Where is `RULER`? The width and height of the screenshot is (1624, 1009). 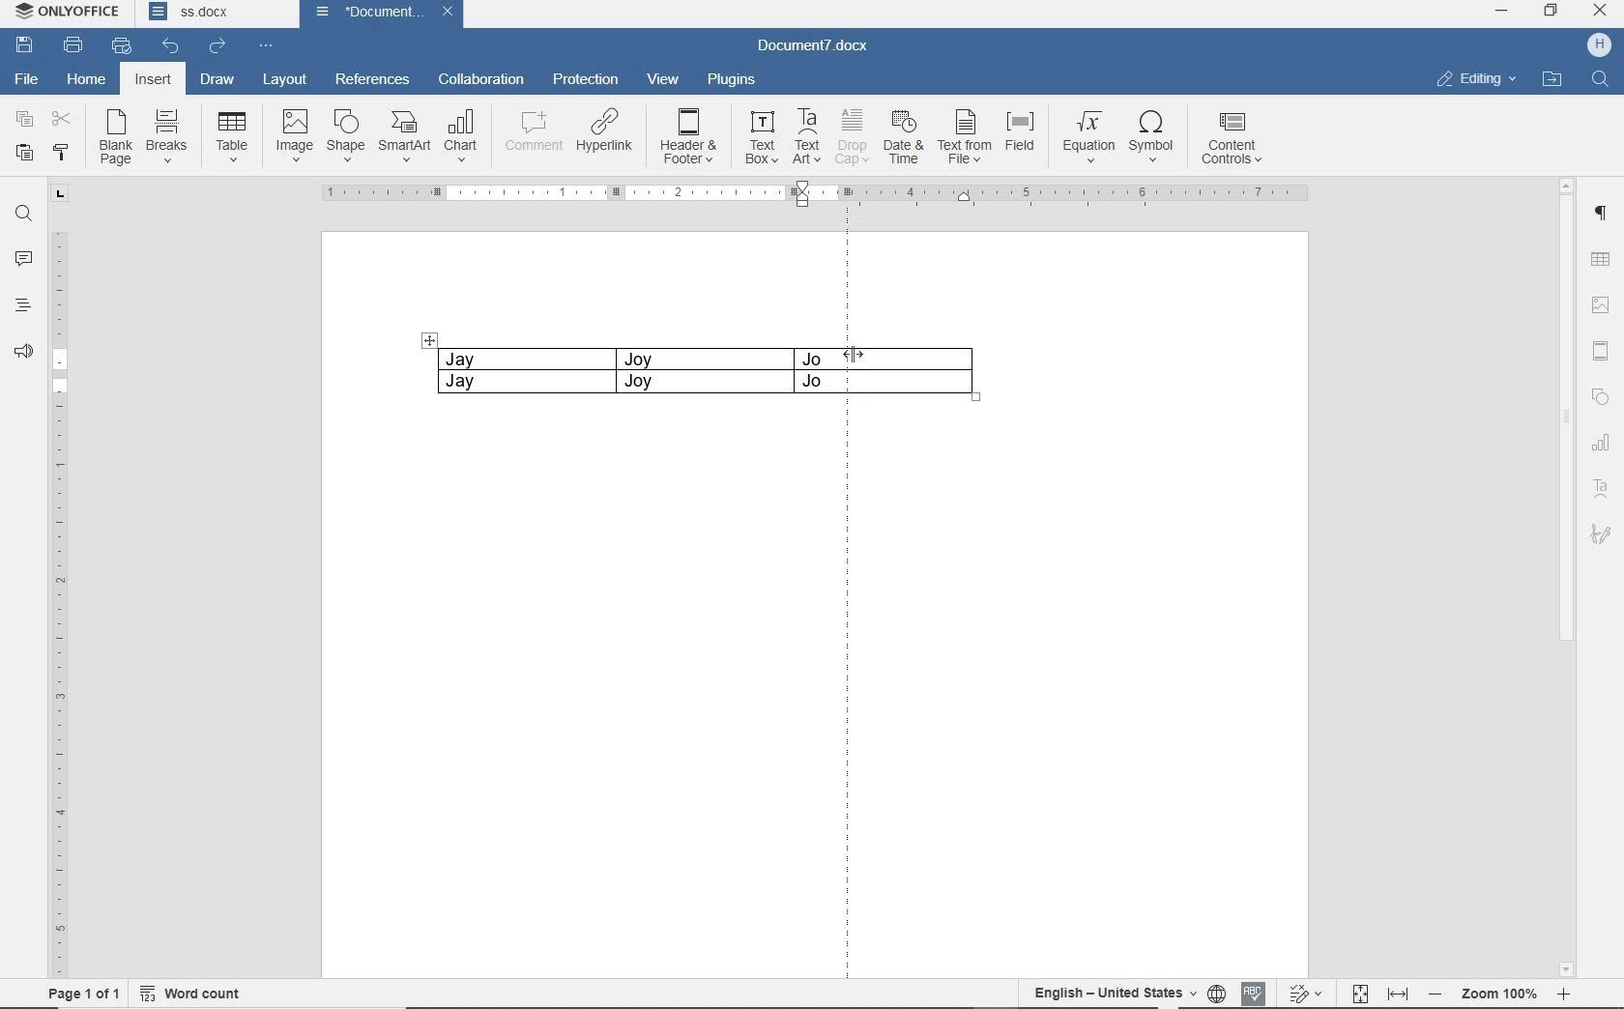 RULER is located at coordinates (59, 606).